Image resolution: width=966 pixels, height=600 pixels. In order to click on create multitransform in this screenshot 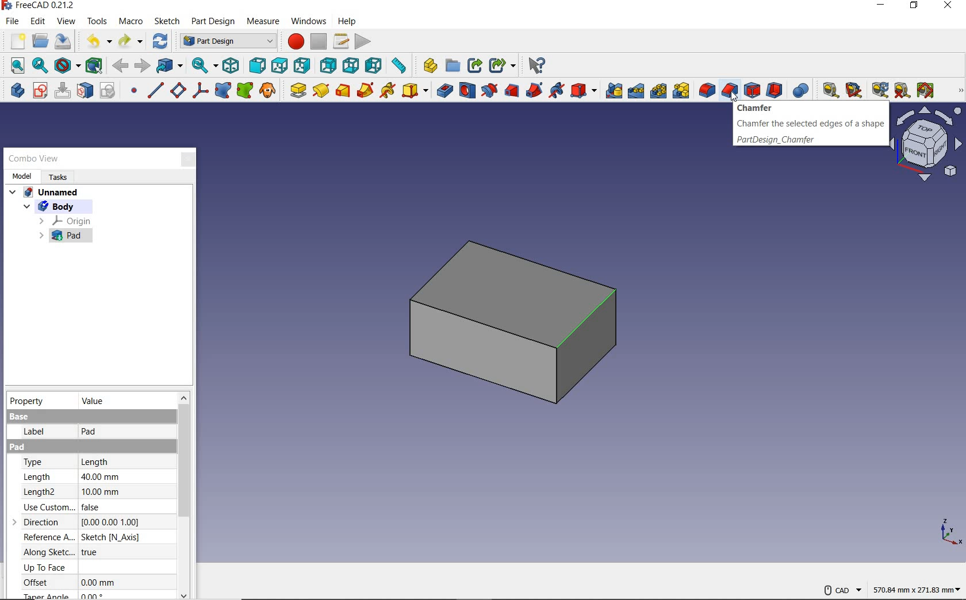, I will do `click(681, 92)`.